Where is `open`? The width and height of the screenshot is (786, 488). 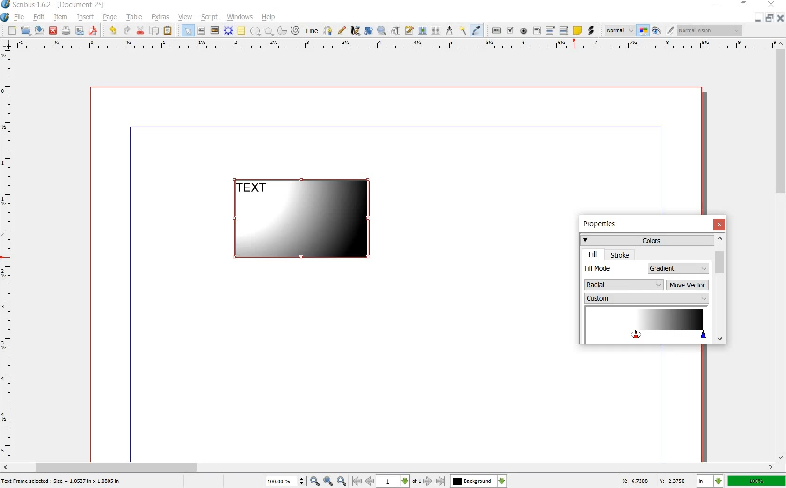
open is located at coordinates (27, 31).